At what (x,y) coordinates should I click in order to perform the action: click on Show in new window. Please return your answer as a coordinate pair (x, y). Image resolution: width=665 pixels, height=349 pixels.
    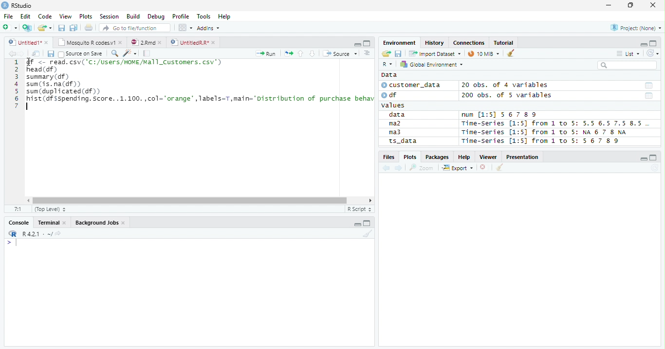
    Looking at the image, I should click on (37, 53).